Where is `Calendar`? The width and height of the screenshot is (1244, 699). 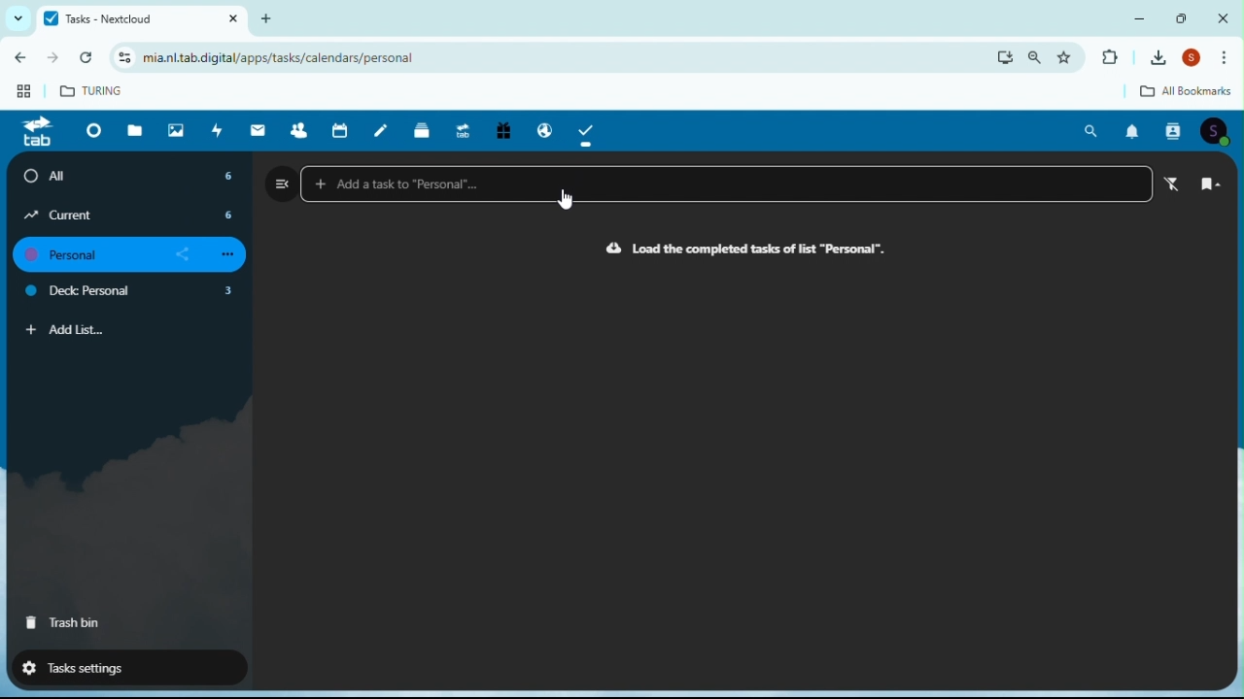
Calendar is located at coordinates (343, 130).